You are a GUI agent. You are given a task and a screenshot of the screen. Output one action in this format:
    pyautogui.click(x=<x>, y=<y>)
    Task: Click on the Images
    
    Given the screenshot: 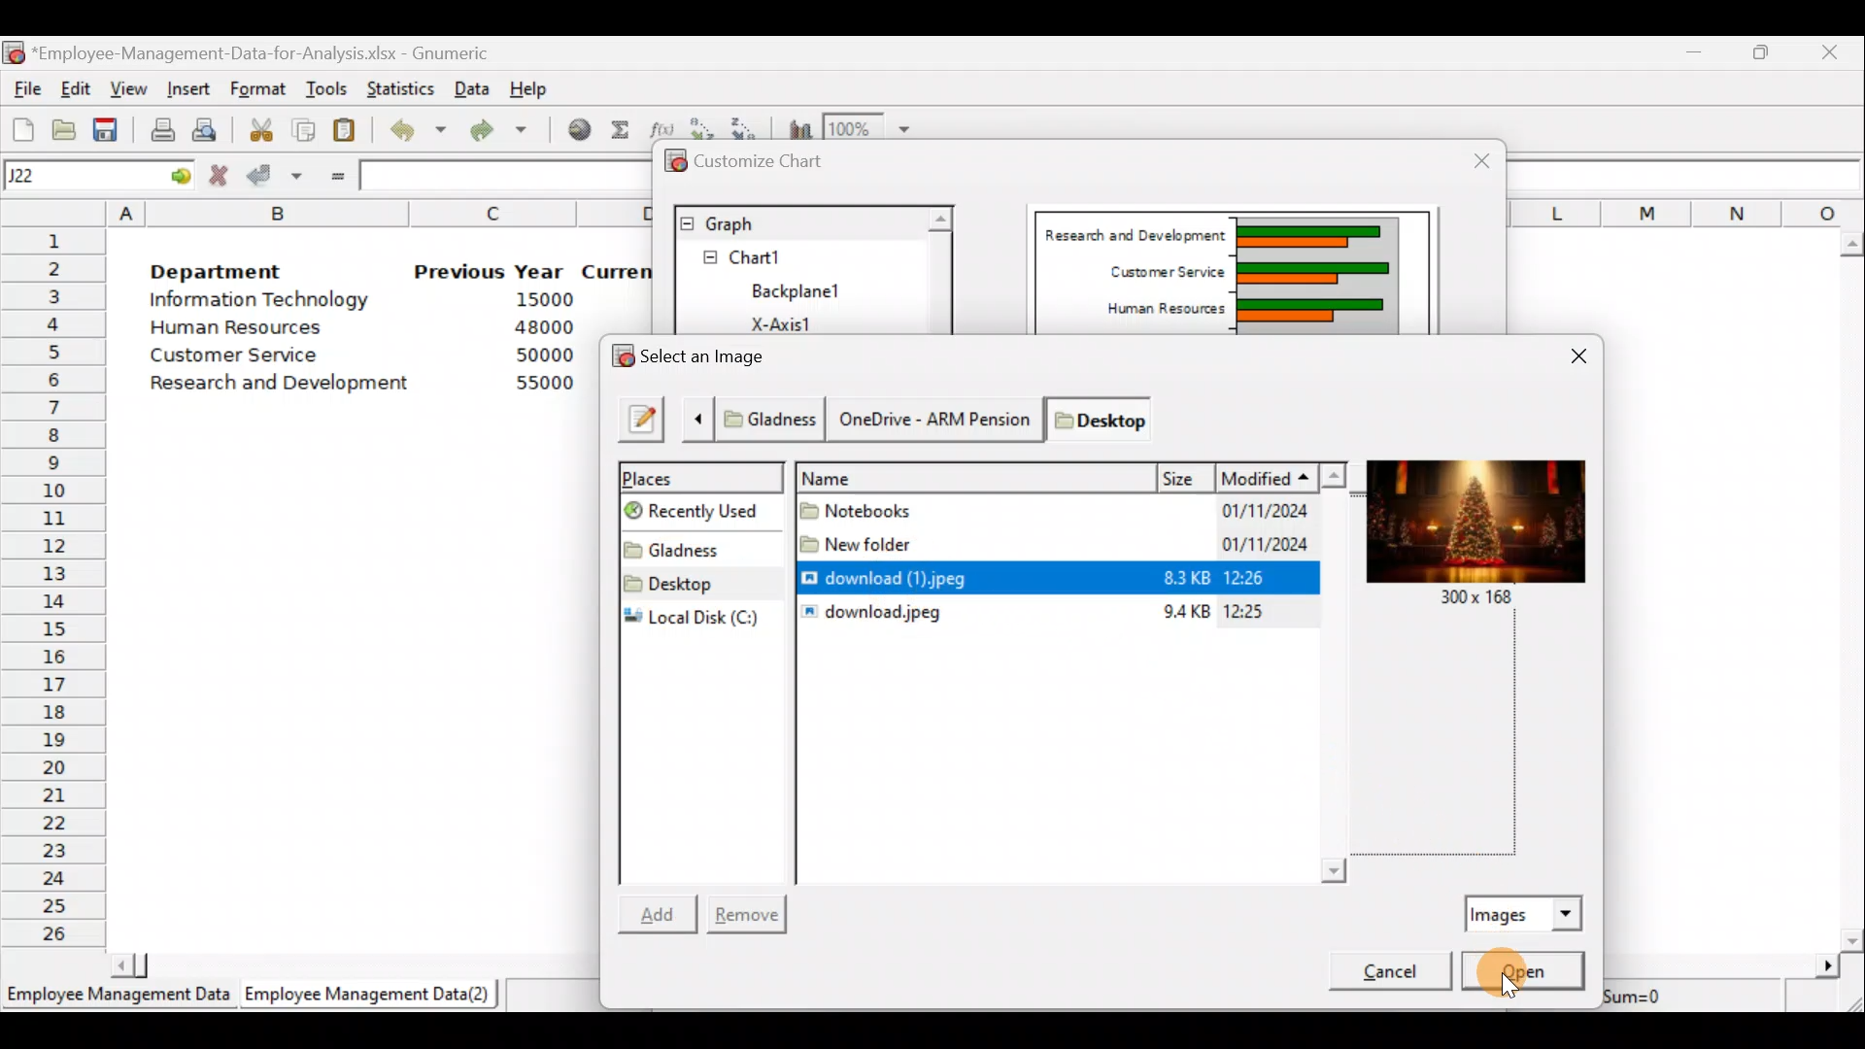 What is the action you would take?
    pyautogui.click(x=1526, y=911)
    